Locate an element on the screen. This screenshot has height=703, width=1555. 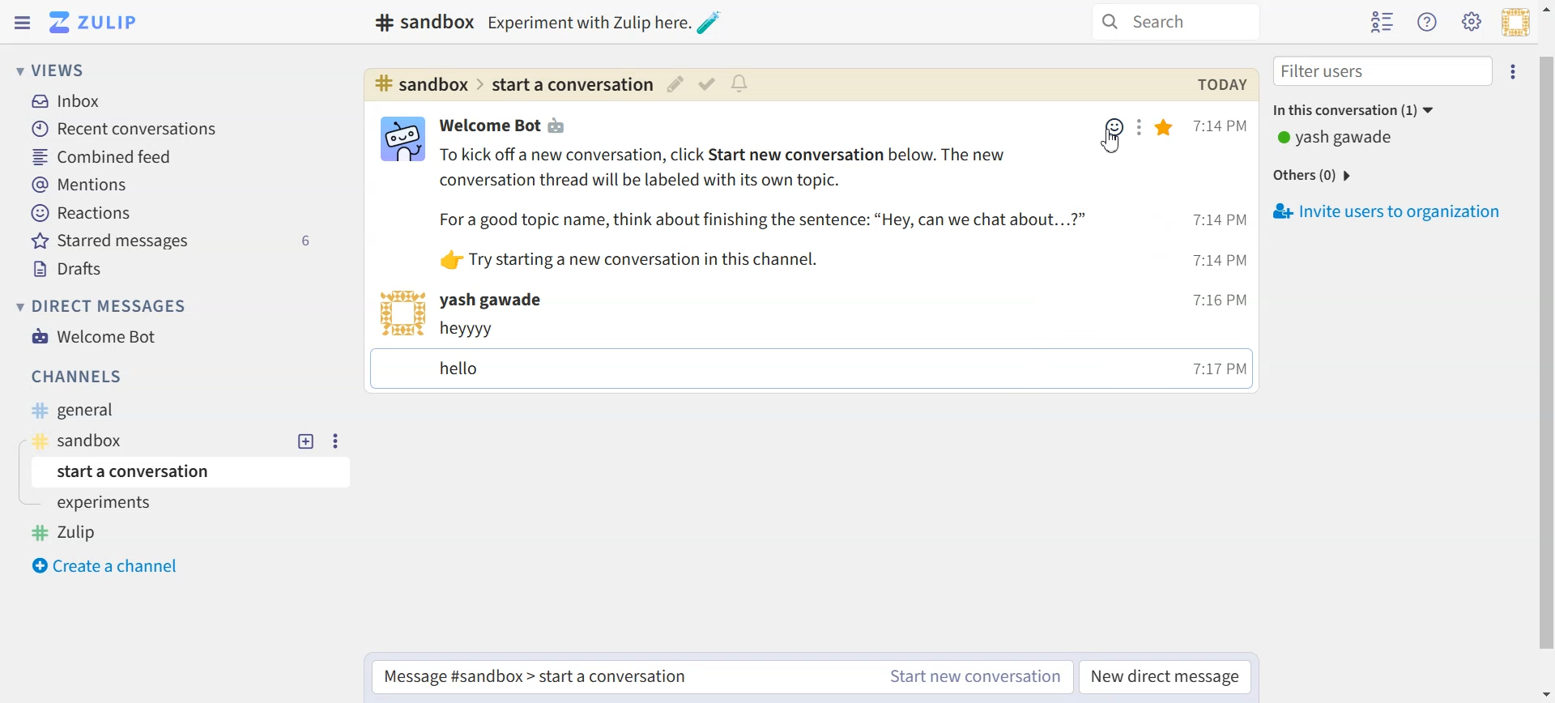
Settings is located at coordinates (1515, 70).